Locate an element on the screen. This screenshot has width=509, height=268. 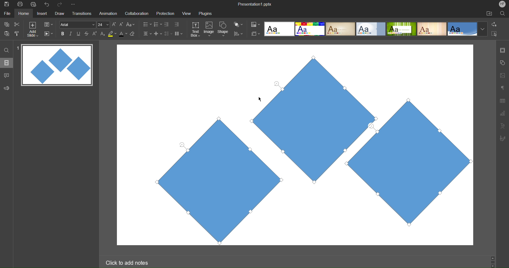
Strikethrough is located at coordinates (87, 33).